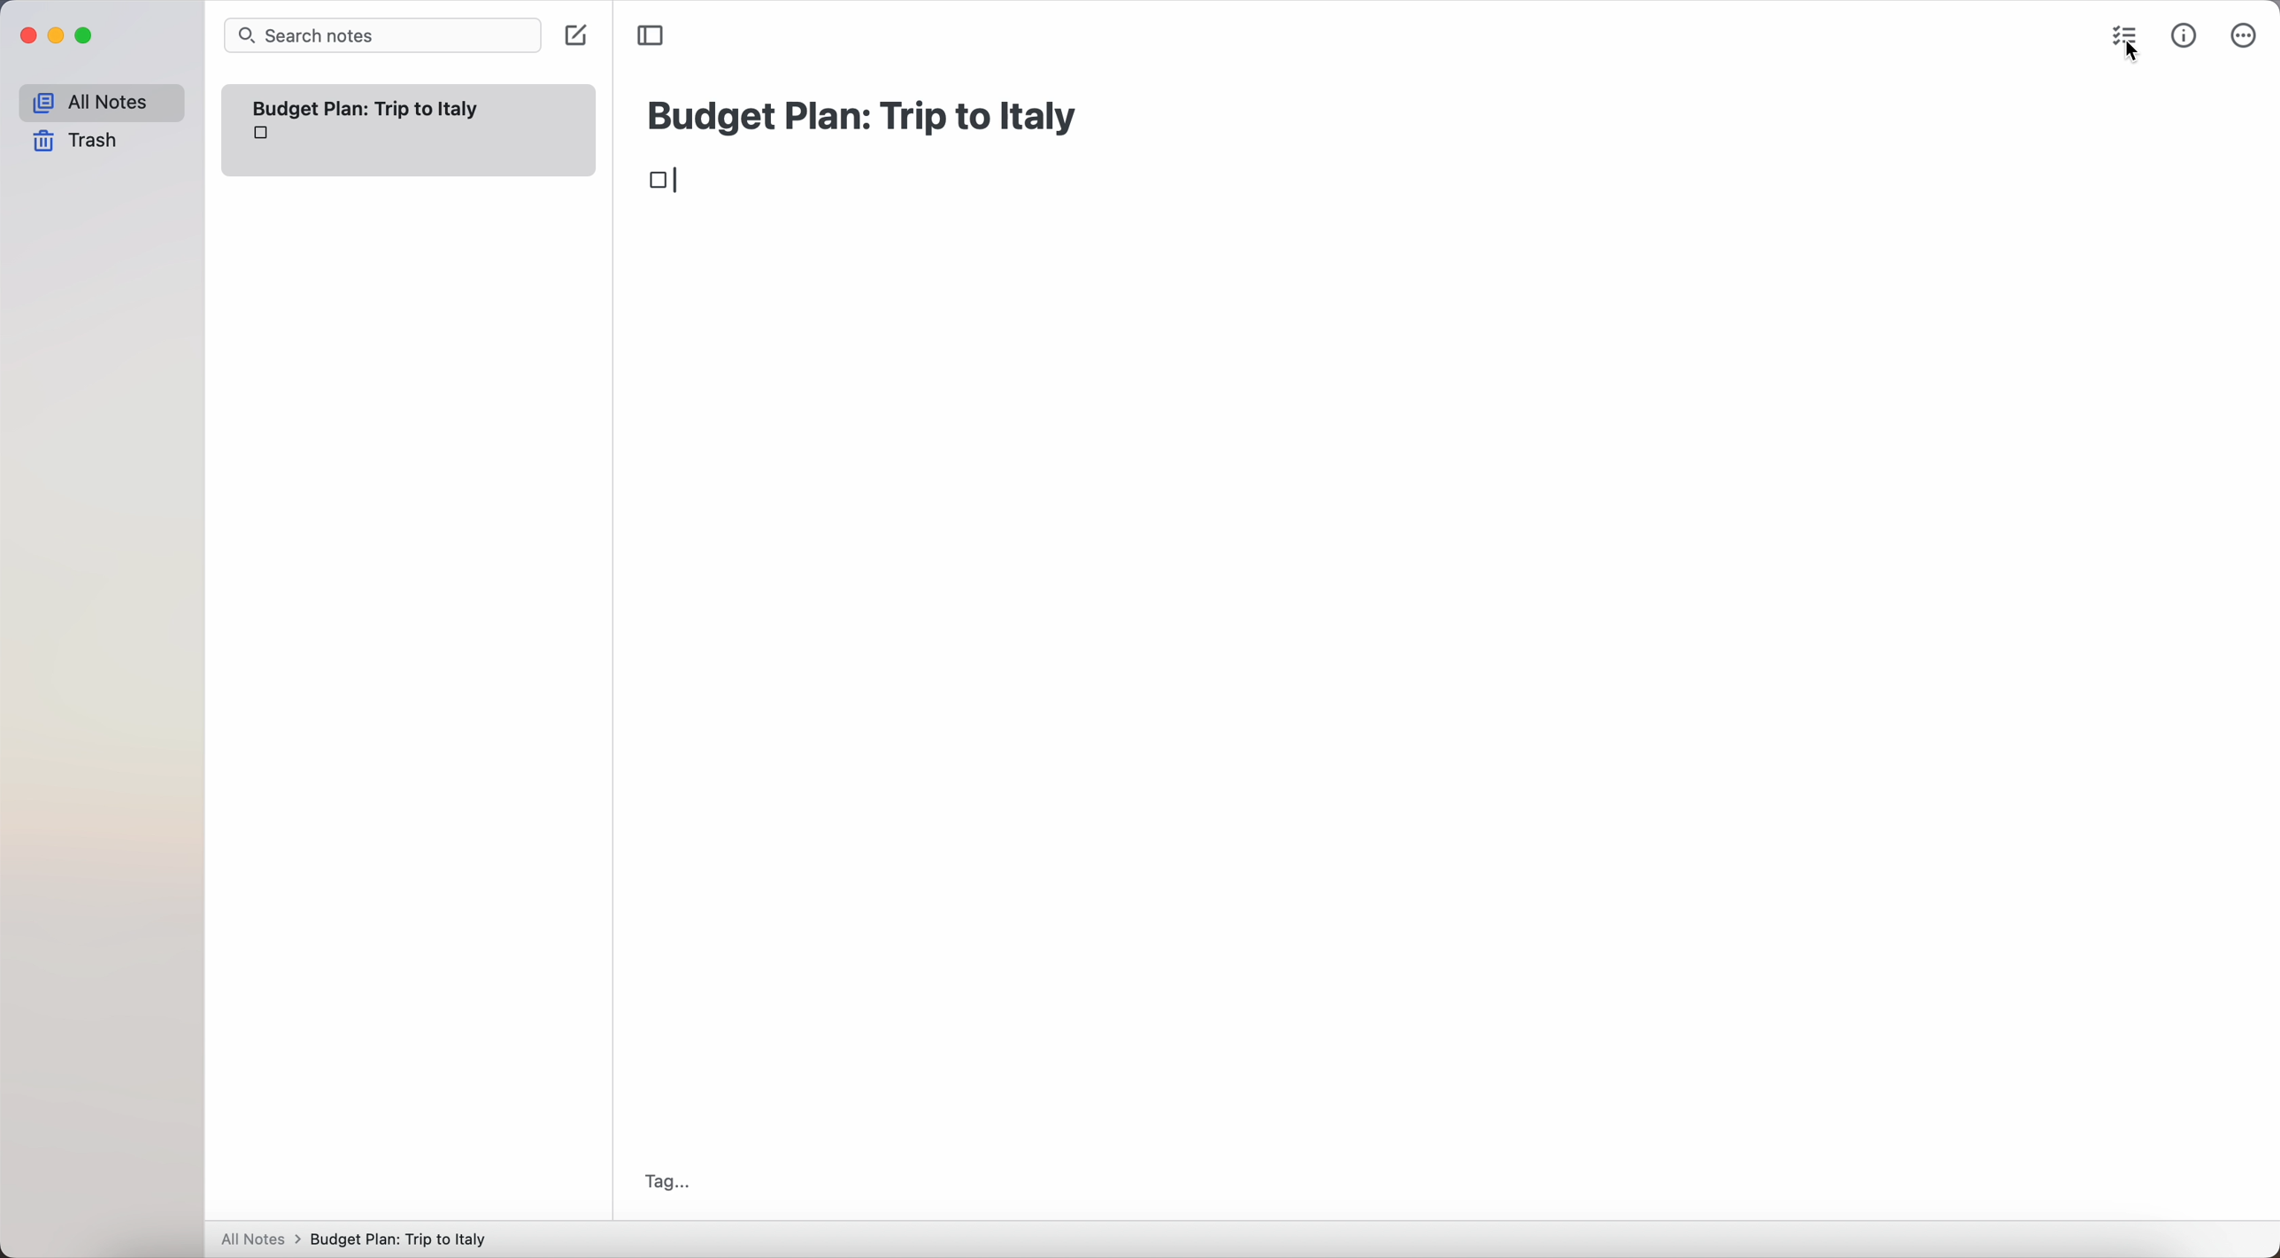 The width and height of the screenshot is (2280, 1258). What do you see at coordinates (673, 181) in the screenshot?
I see `checkbox` at bounding box center [673, 181].